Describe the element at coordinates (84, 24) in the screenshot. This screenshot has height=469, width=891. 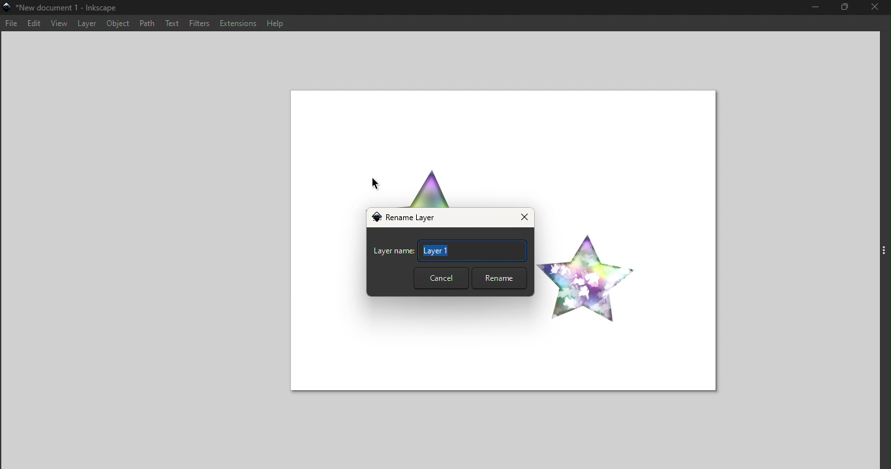
I see `layers` at that location.